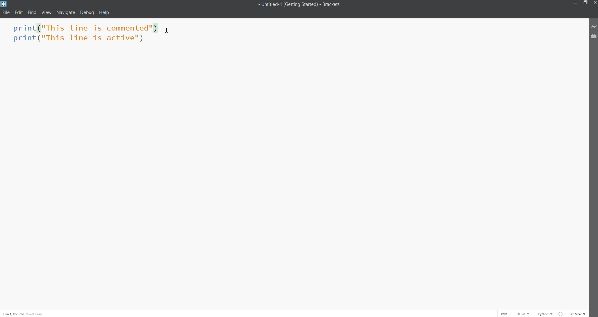 This screenshot has height=317, width=598. What do you see at coordinates (19, 12) in the screenshot?
I see `Edit` at bounding box center [19, 12].